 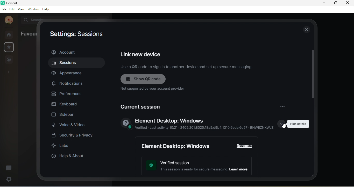 I want to click on element b room, so click(x=20, y=3).